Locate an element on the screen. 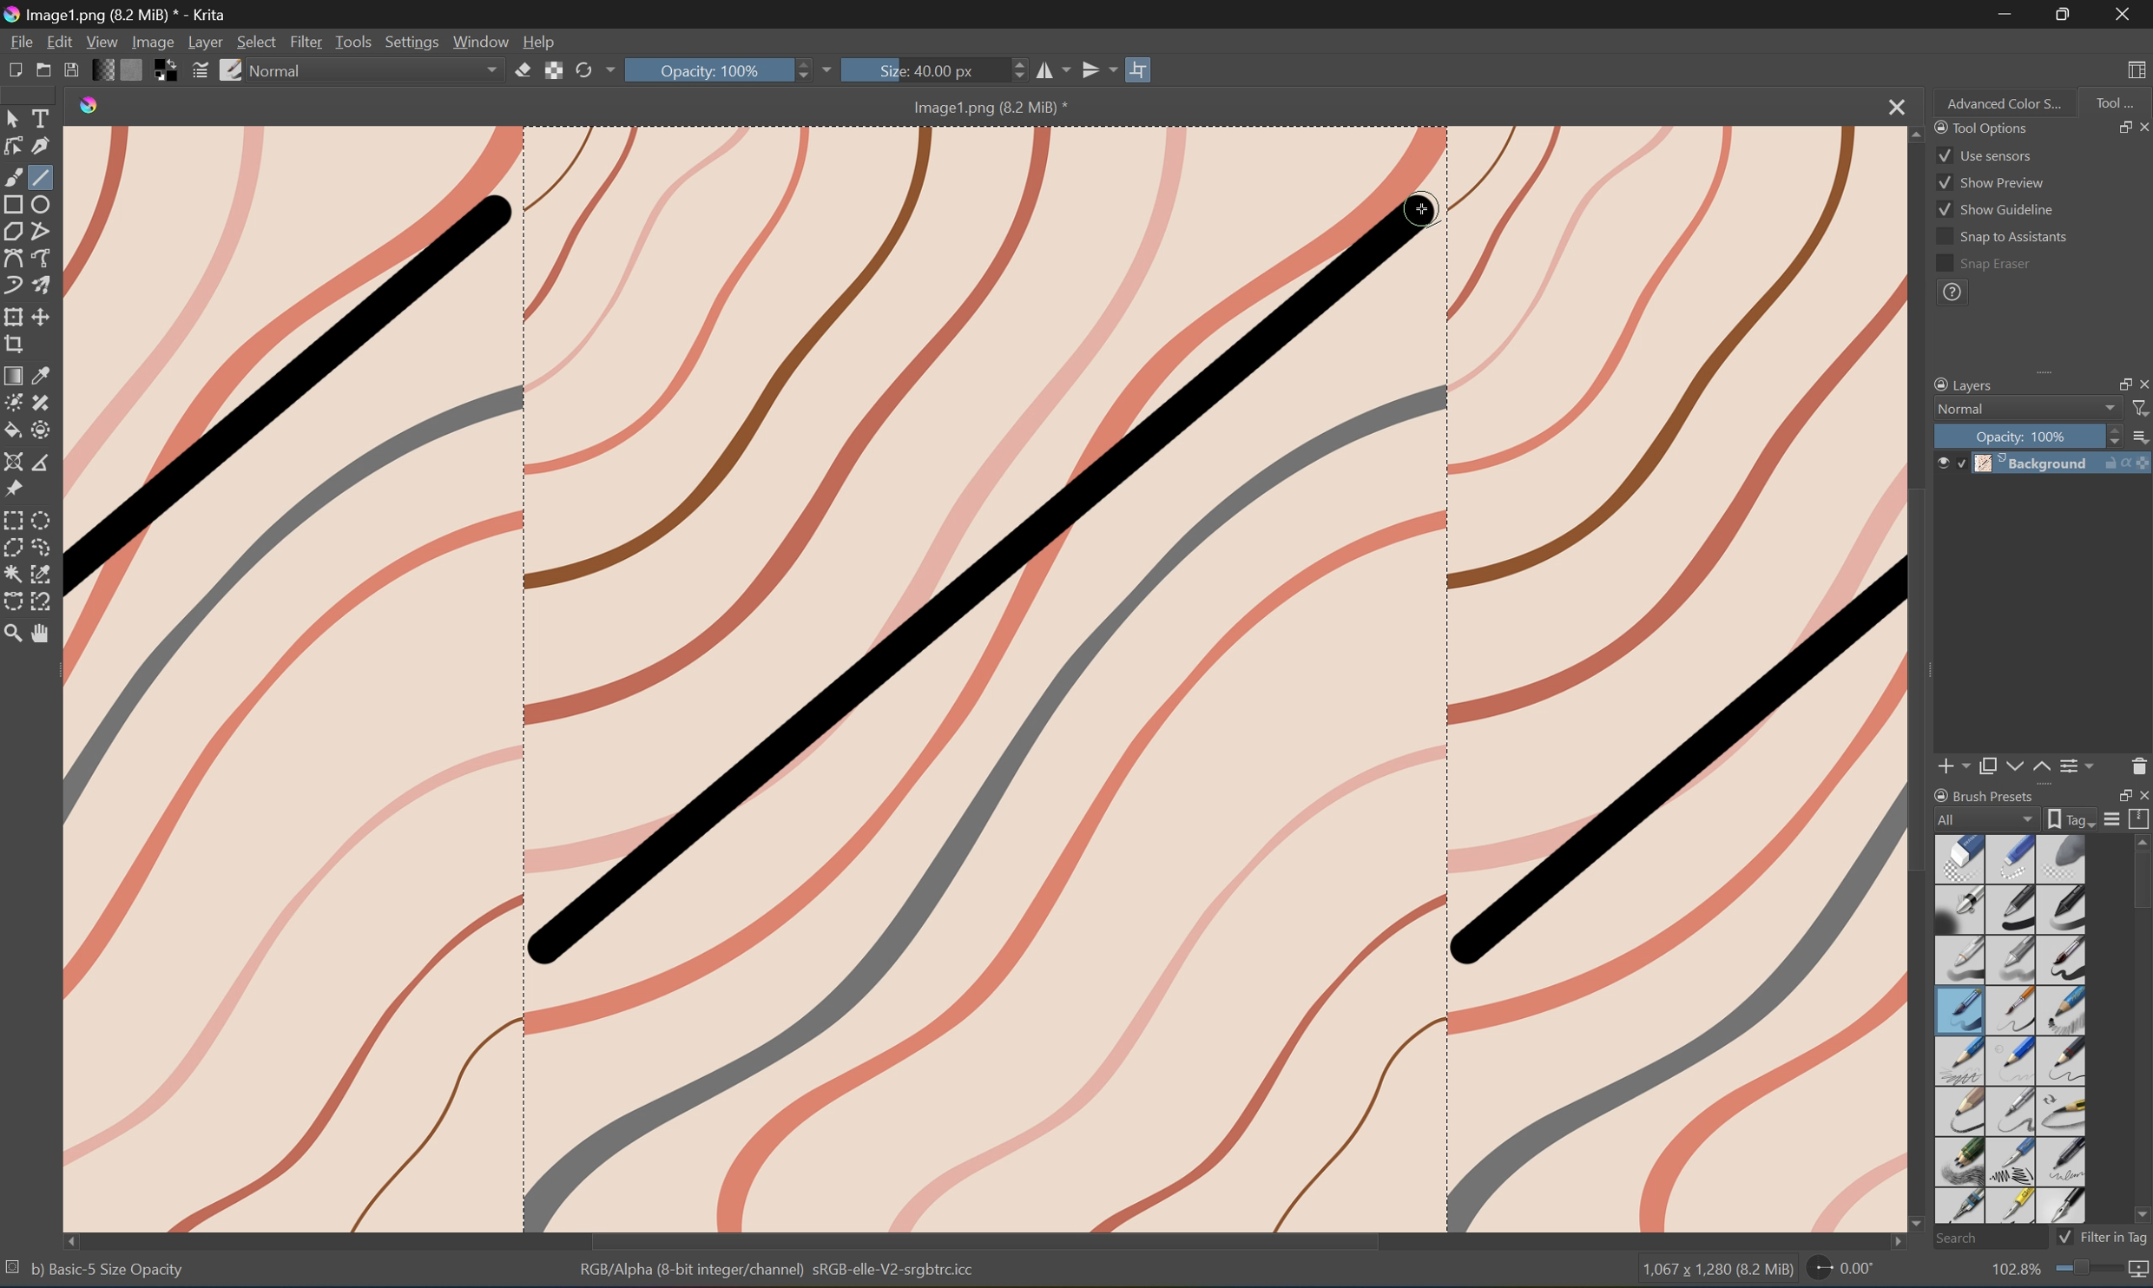 The height and width of the screenshot is (1288, 2153). Layers is located at coordinates (1962, 383).